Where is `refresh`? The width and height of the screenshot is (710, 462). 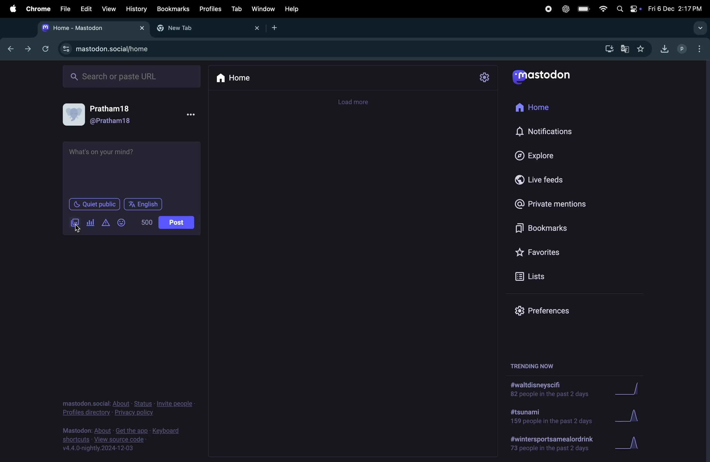
refresh is located at coordinates (44, 48).